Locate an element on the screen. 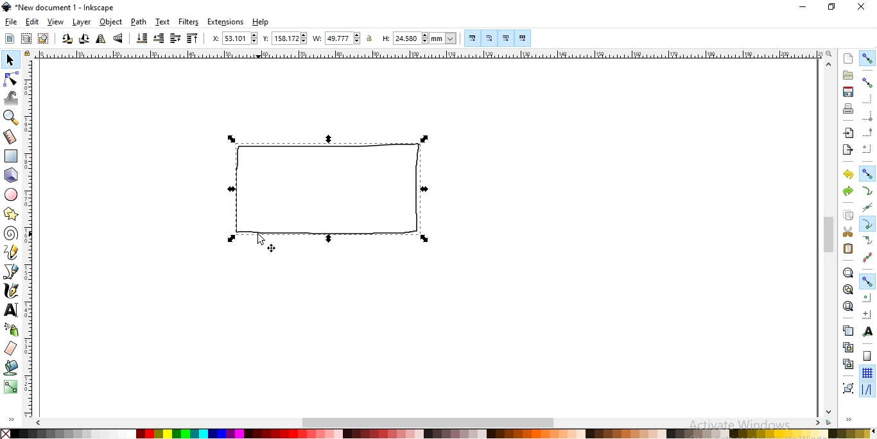  minimize is located at coordinates (803, 8).